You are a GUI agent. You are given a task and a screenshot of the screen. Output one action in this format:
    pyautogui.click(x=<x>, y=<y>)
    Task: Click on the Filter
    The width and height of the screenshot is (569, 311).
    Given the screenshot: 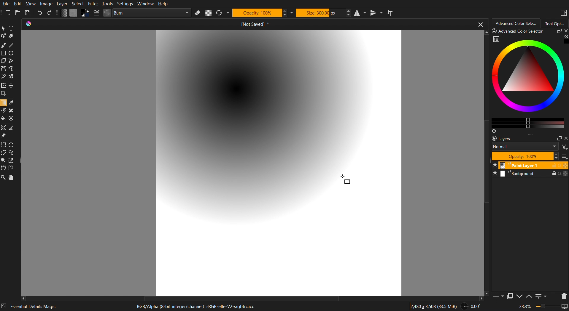 What is the action you would take?
    pyautogui.click(x=93, y=4)
    